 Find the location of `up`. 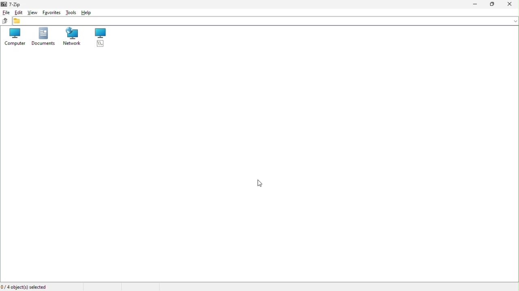

up is located at coordinates (5, 20).